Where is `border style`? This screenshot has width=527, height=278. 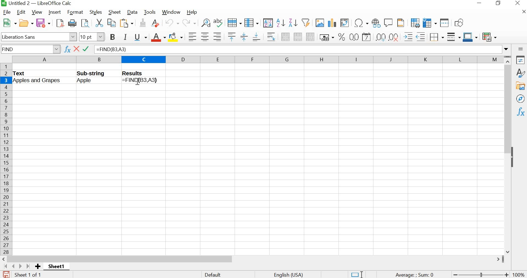
border style is located at coordinates (453, 36).